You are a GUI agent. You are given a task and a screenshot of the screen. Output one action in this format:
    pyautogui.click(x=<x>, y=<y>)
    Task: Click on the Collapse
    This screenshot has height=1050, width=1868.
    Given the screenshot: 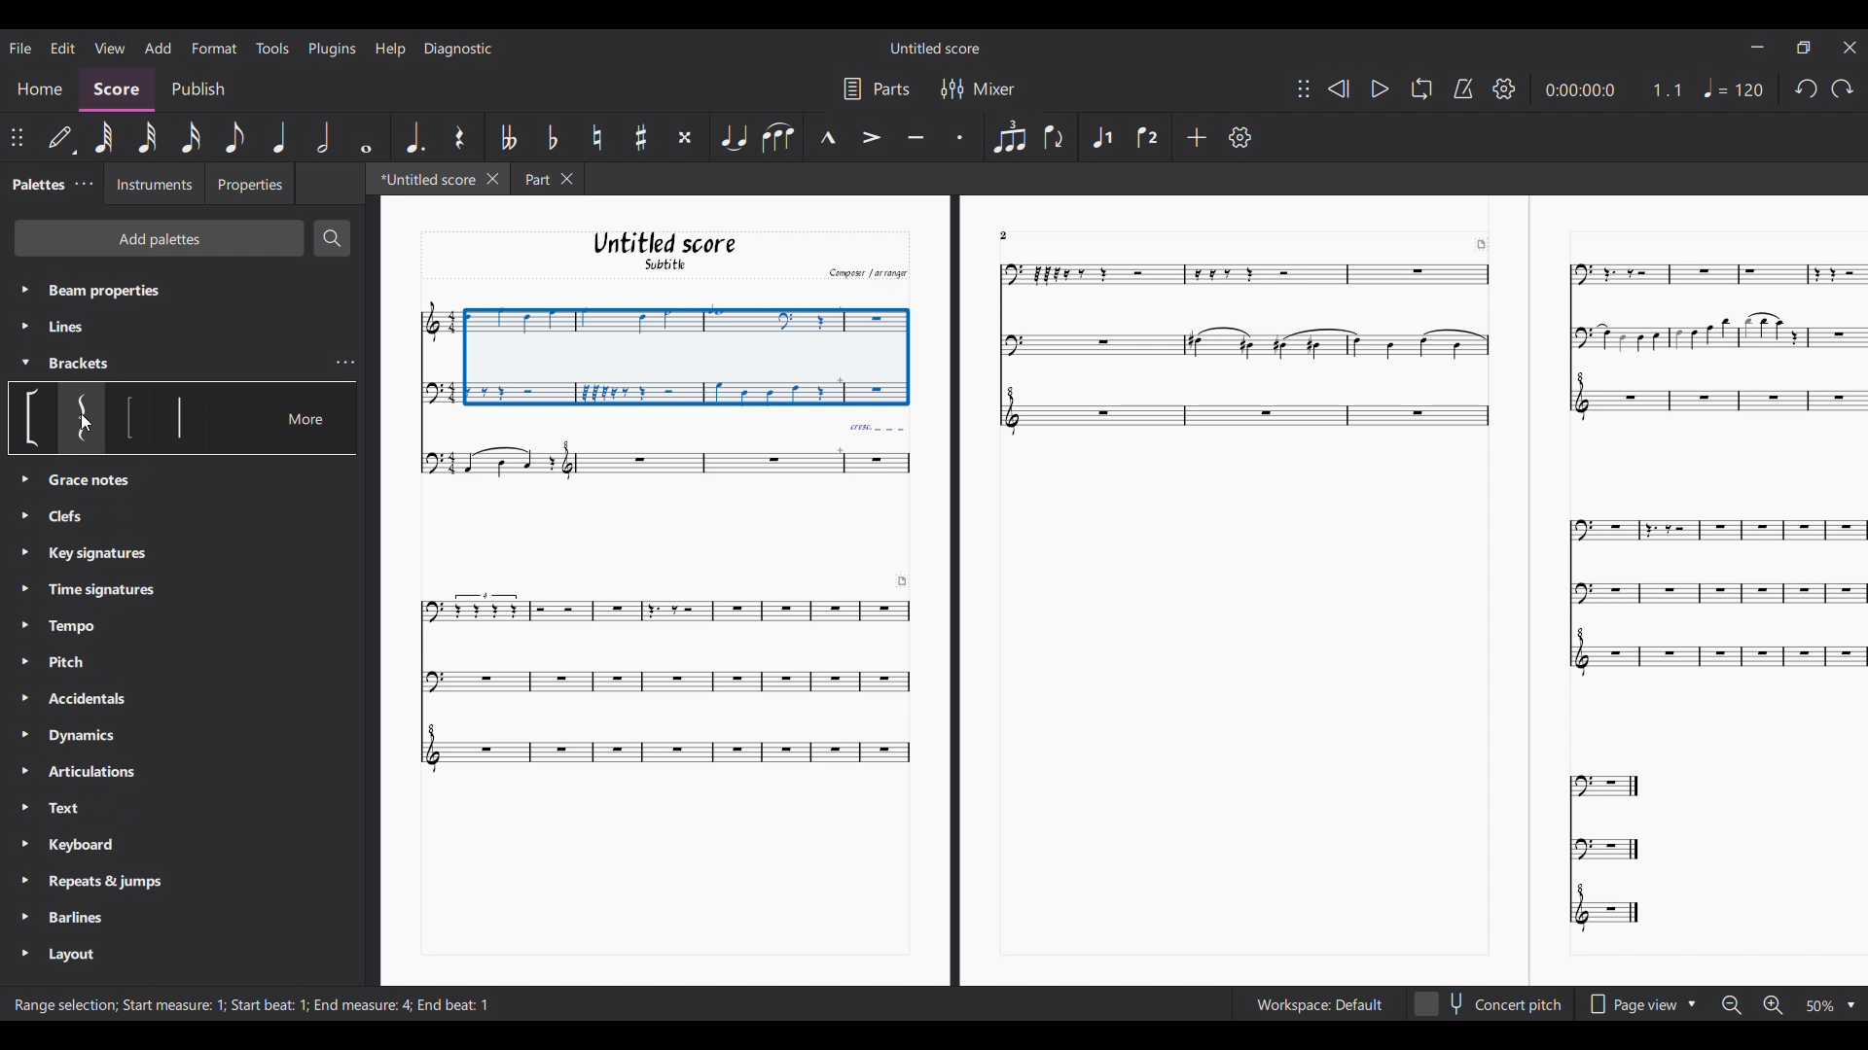 What is the action you would take?
    pyautogui.click(x=25, y=363)
    